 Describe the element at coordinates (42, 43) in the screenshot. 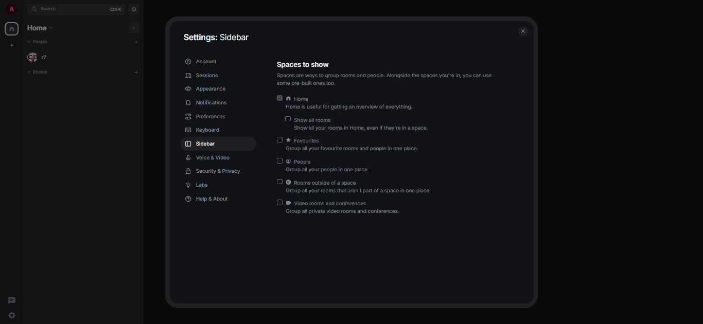

I see `people` at that location.